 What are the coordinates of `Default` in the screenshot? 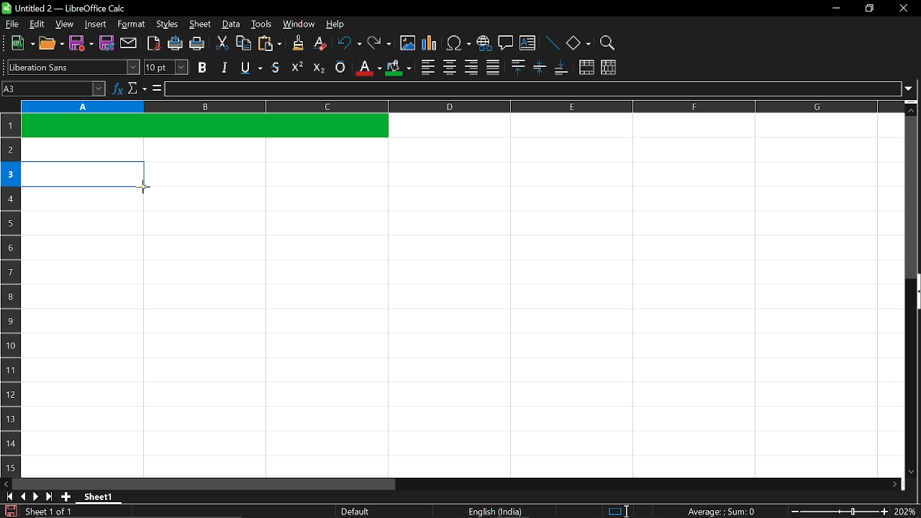 It's located at (358, 512).